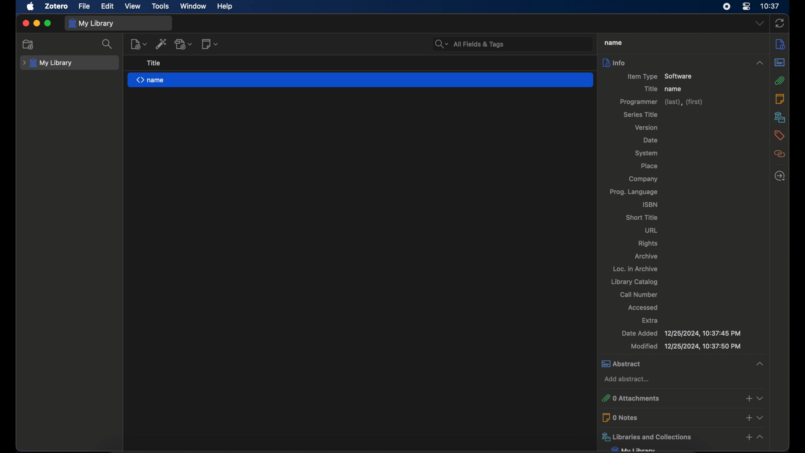 The image size is (805, 453). What do you see at coordinates (92, 24) in the screenshot?
I see `my library` at bounding box center [92, 24].